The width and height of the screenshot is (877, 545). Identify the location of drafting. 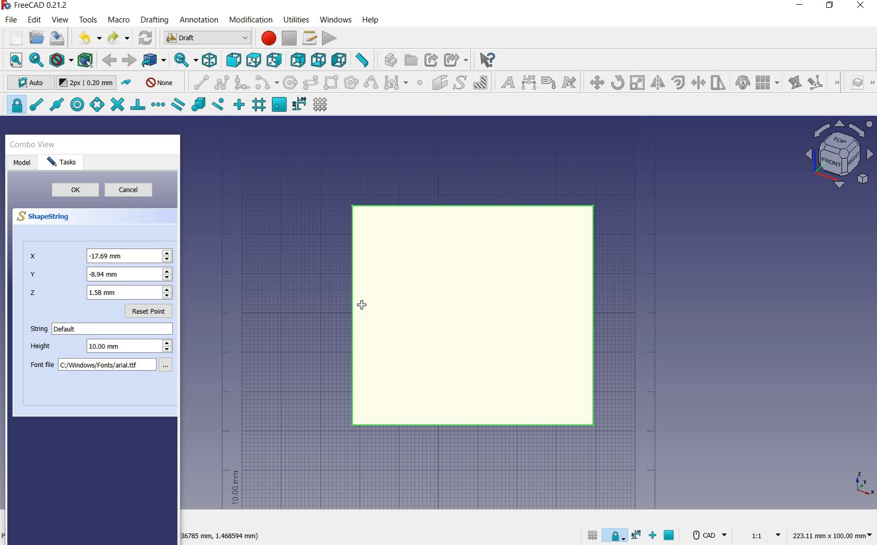
(155, 20).